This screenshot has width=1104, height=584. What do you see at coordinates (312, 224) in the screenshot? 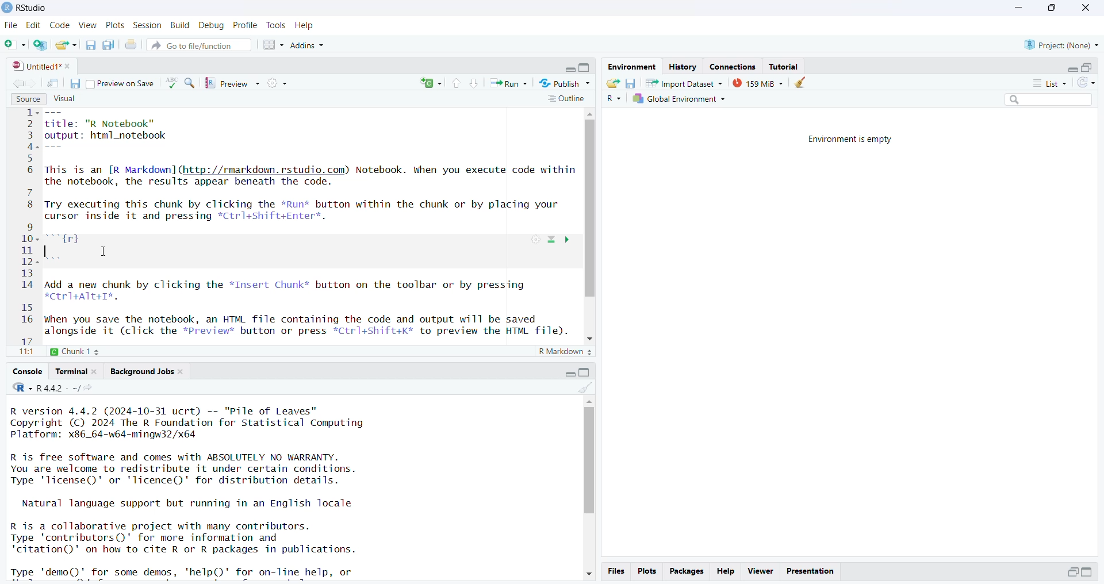
I see `source` at bounding box center [312, 224].